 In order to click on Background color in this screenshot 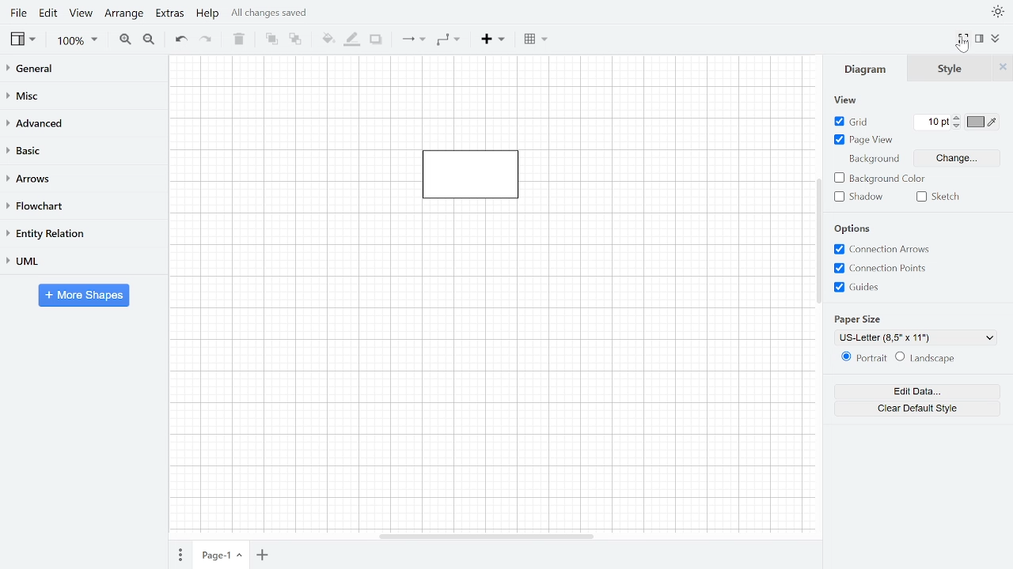, I will do `click(883, 180)`.